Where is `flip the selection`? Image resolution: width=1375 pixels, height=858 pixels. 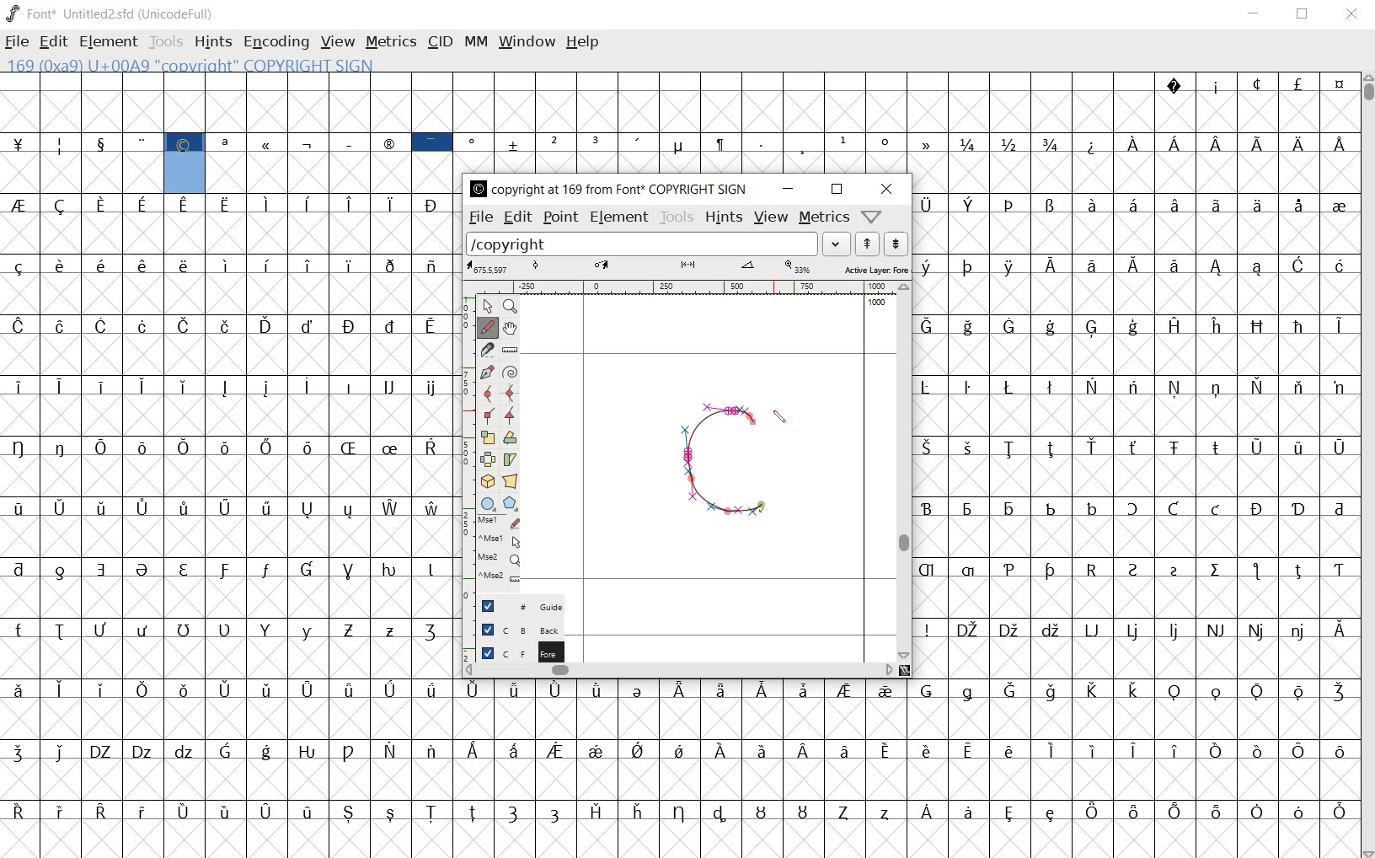
flip the selection is located at coordinates (489, 459).